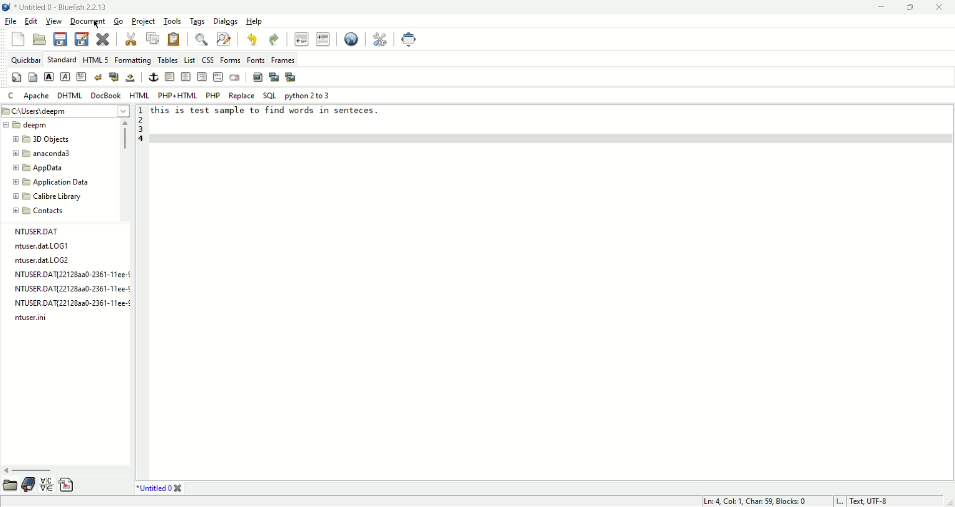  What do you see at coordinates (62, 59) in the screenshot?
I see `standard` at bounding box center [62, 59].